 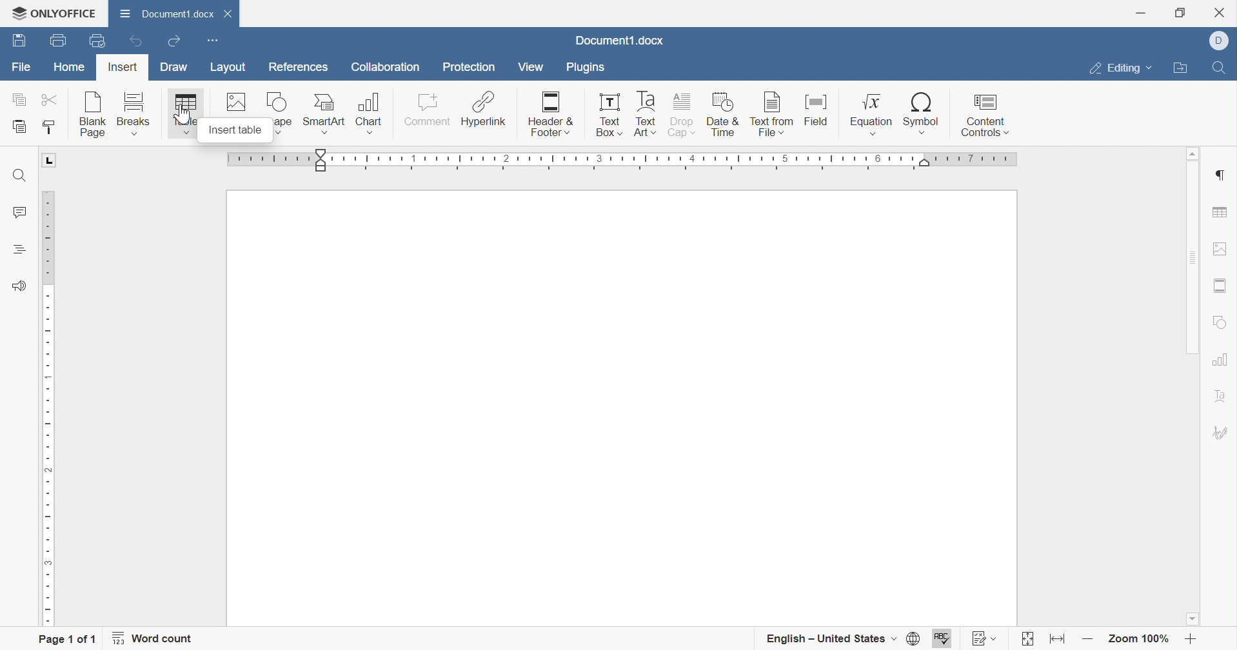 What do you see at coordinates (1224, 327) in the screenshot?
I see `Shape settings` at bounding box center [1224, 327].